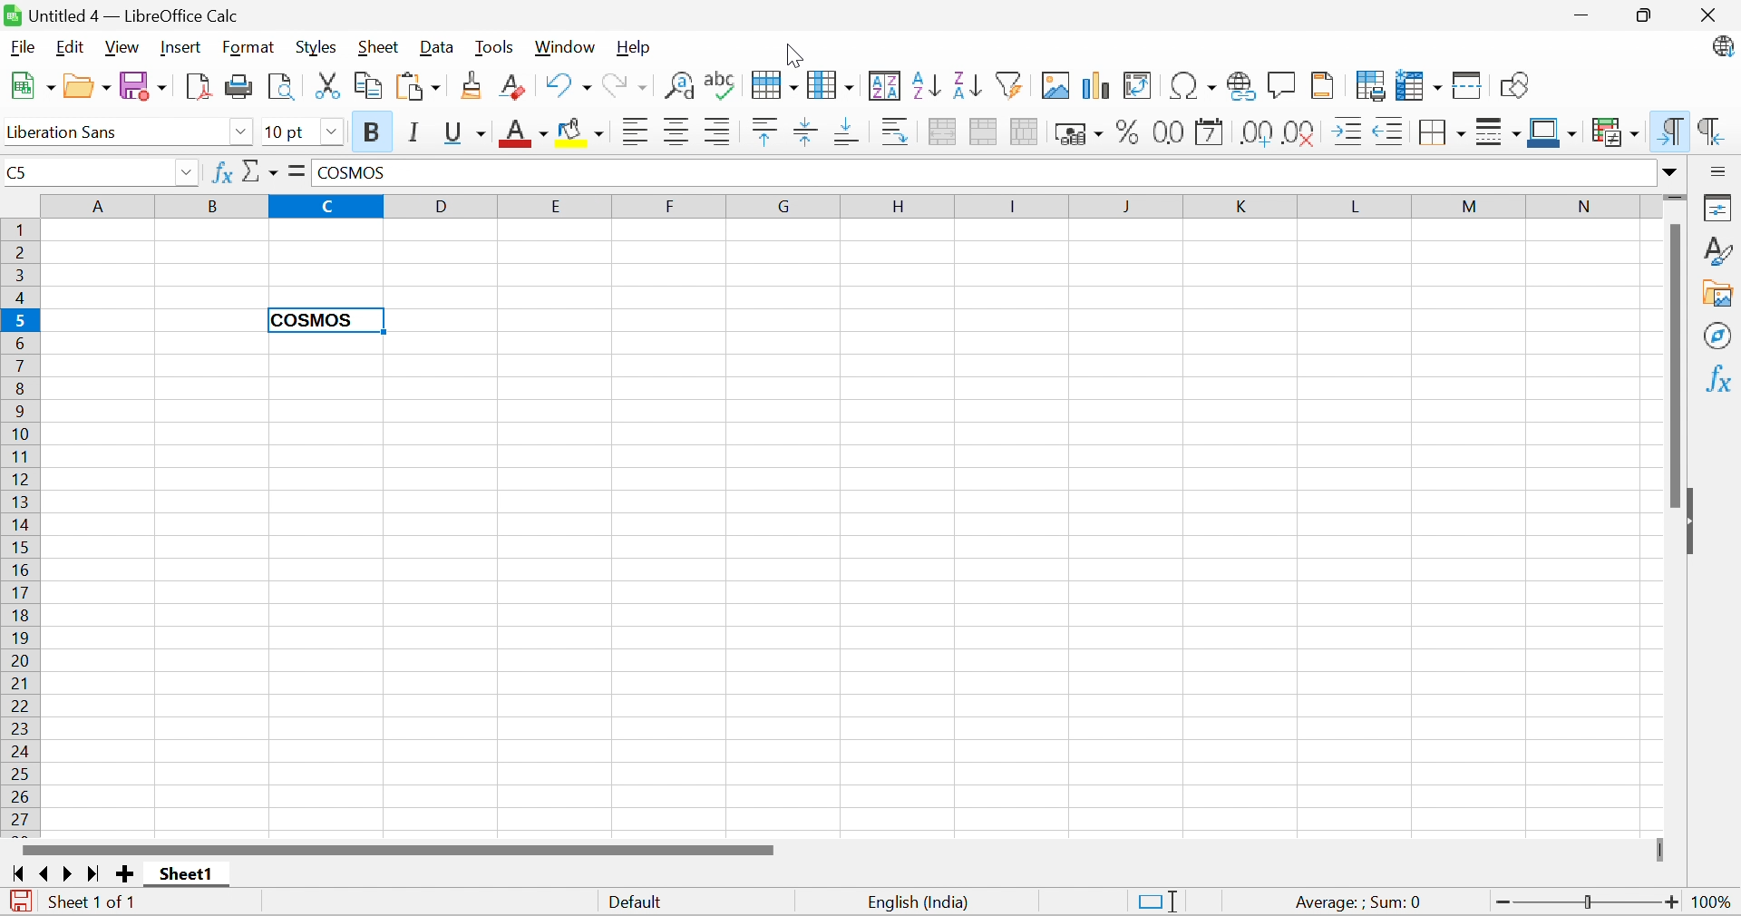 The width and height of the screenshot is (1741, 916). I want to click on Insert Image, so click(1056, 85).